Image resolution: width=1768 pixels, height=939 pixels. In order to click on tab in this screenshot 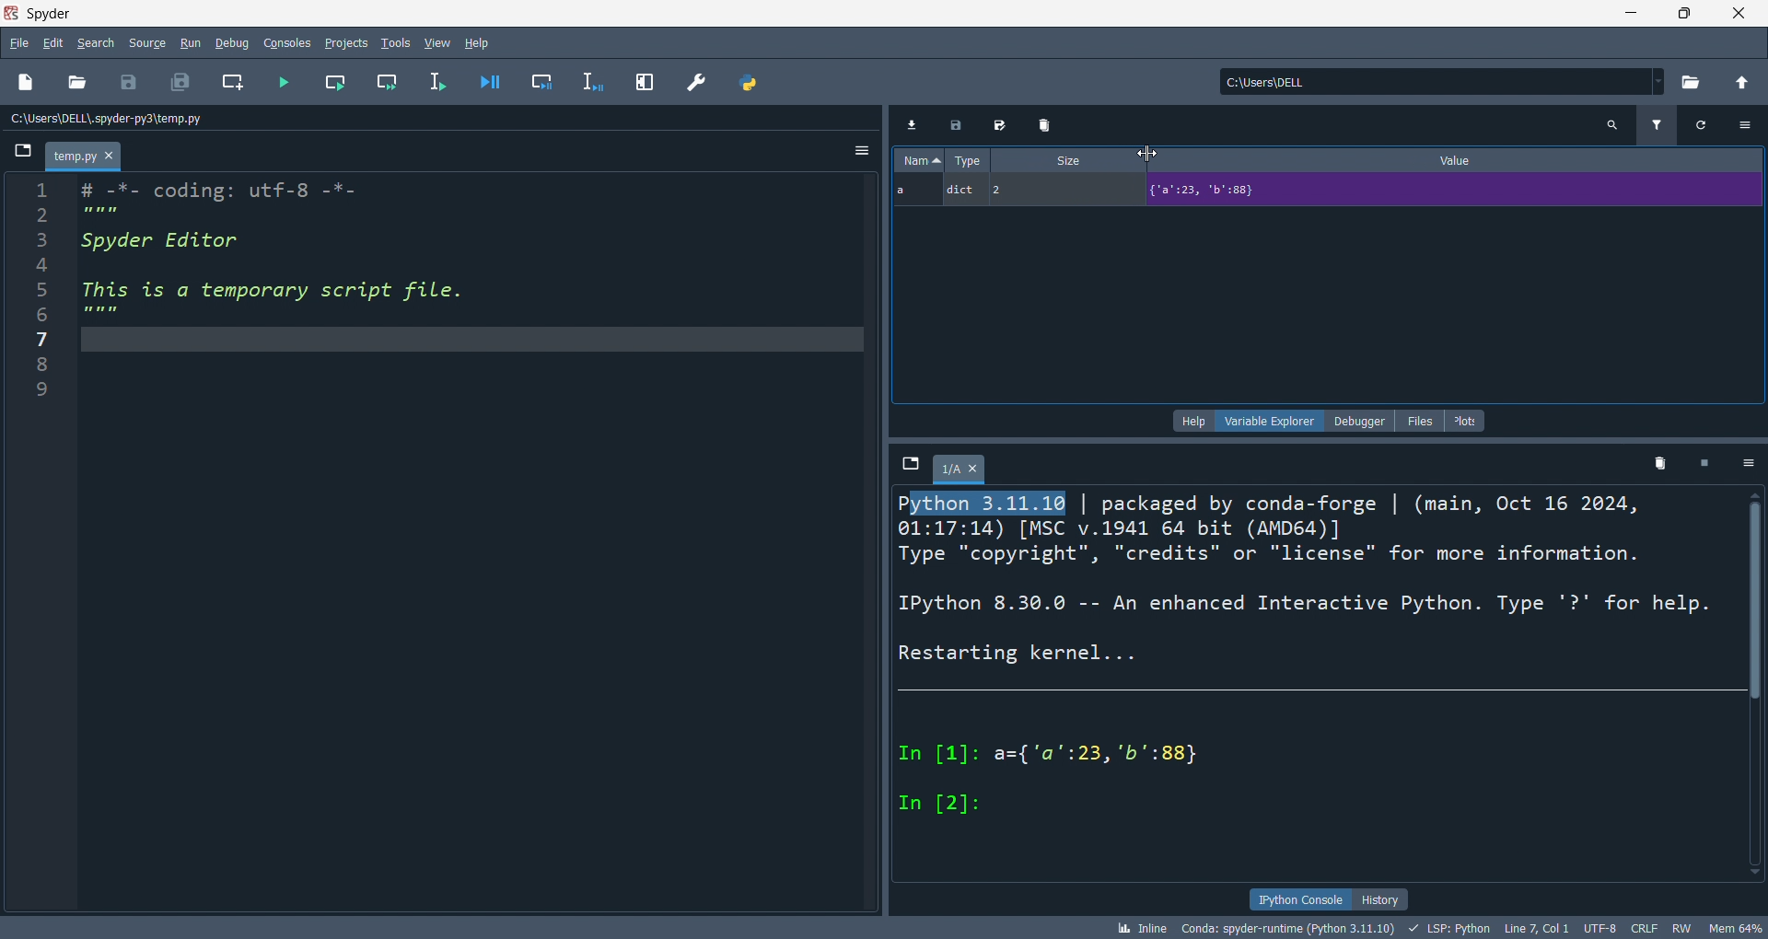, I will do `click(960, 468)`.